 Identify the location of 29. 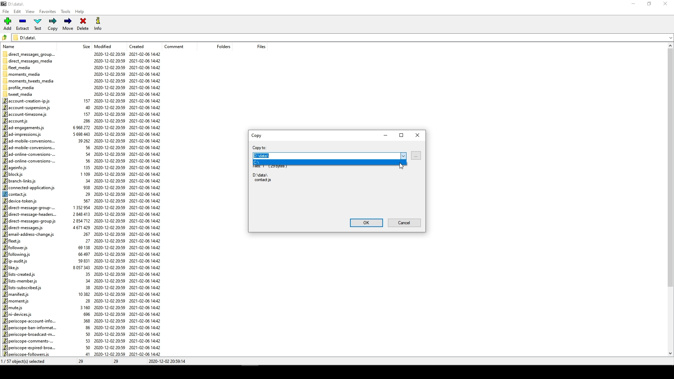
(83, 361).